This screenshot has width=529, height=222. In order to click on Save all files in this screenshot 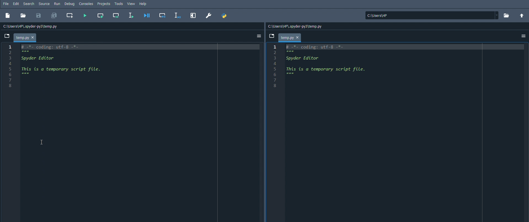, I will do `click(55, 15)`.